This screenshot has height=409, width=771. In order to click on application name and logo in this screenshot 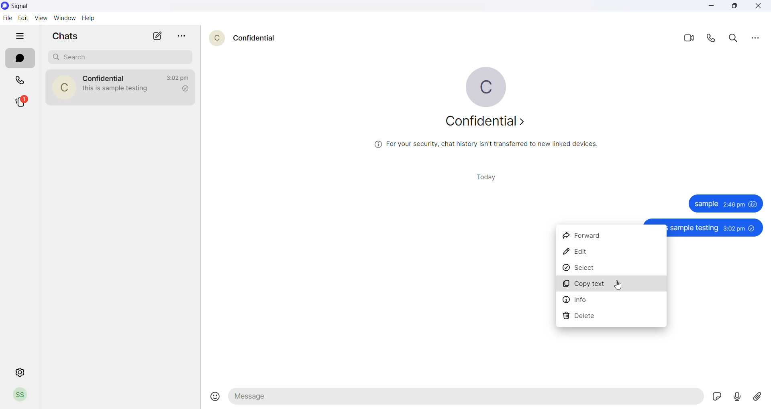, I will do `click(23, 6)`.